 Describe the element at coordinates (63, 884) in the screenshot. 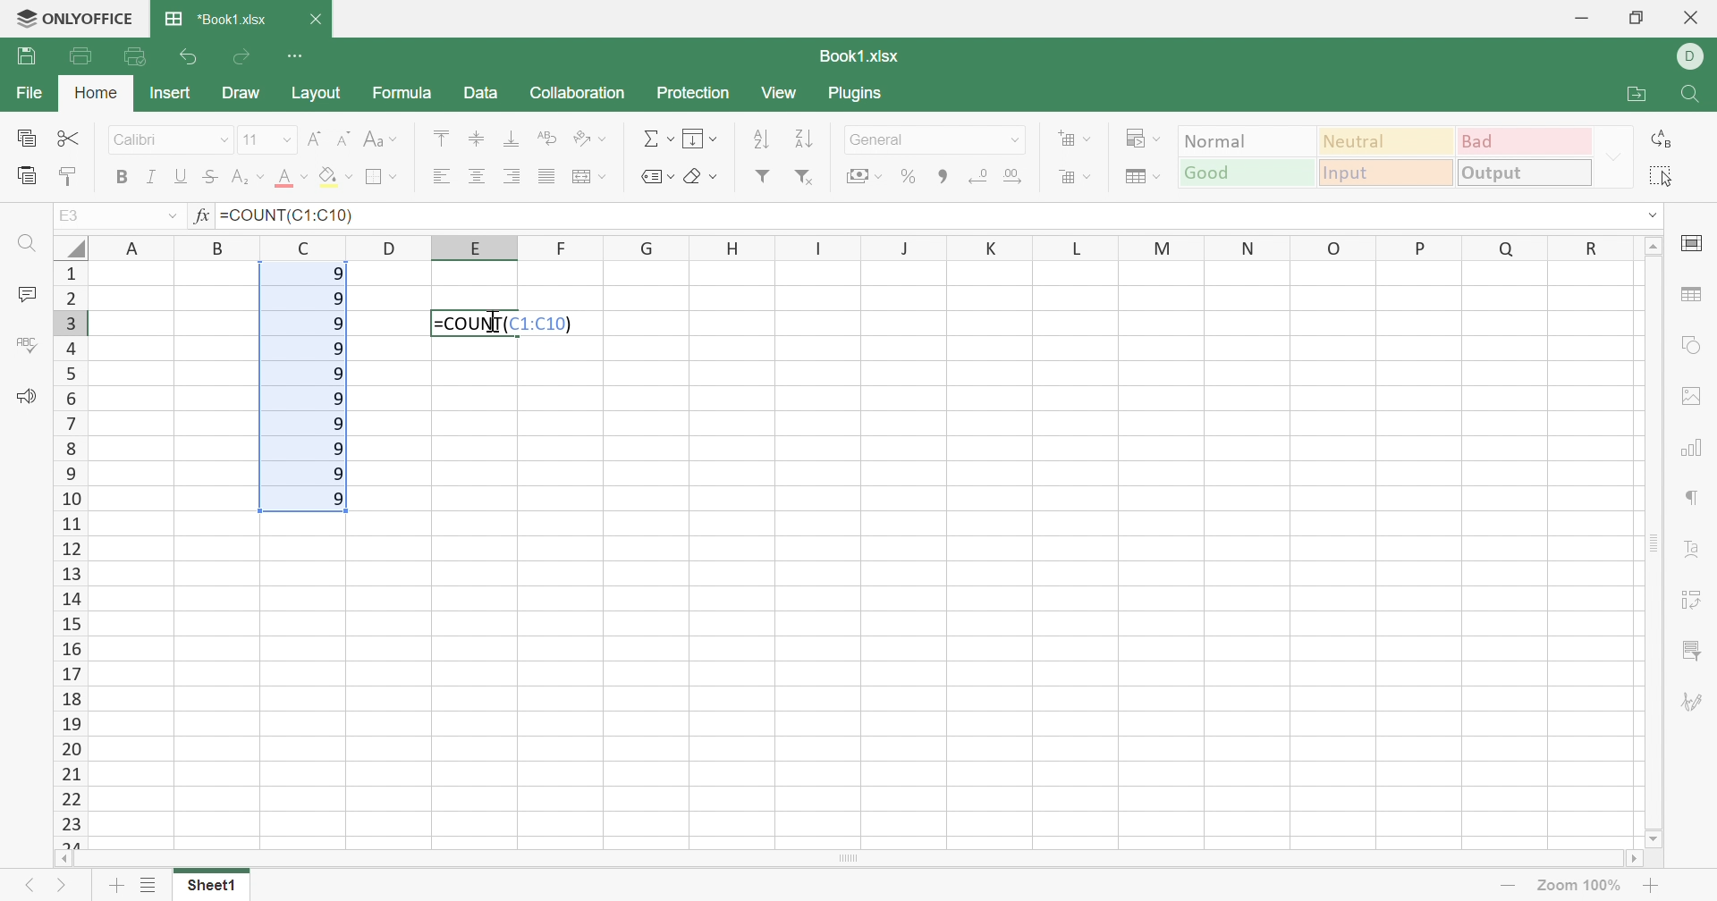

I see `Next` at that location.